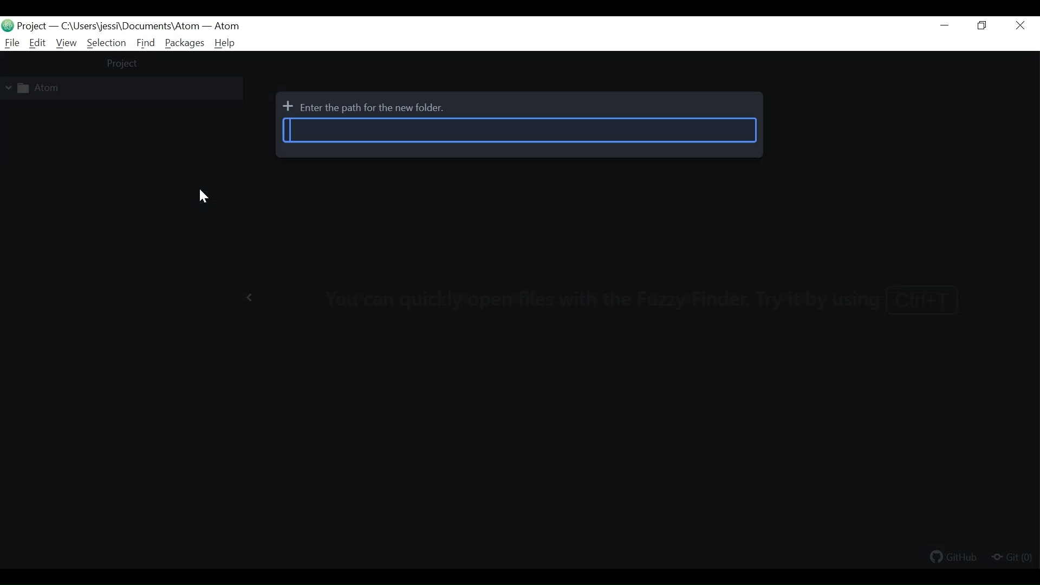  What do you see at coordinates (946, 27) in the screenshot?
I see `Minimize` at bounding box center [946, 27].